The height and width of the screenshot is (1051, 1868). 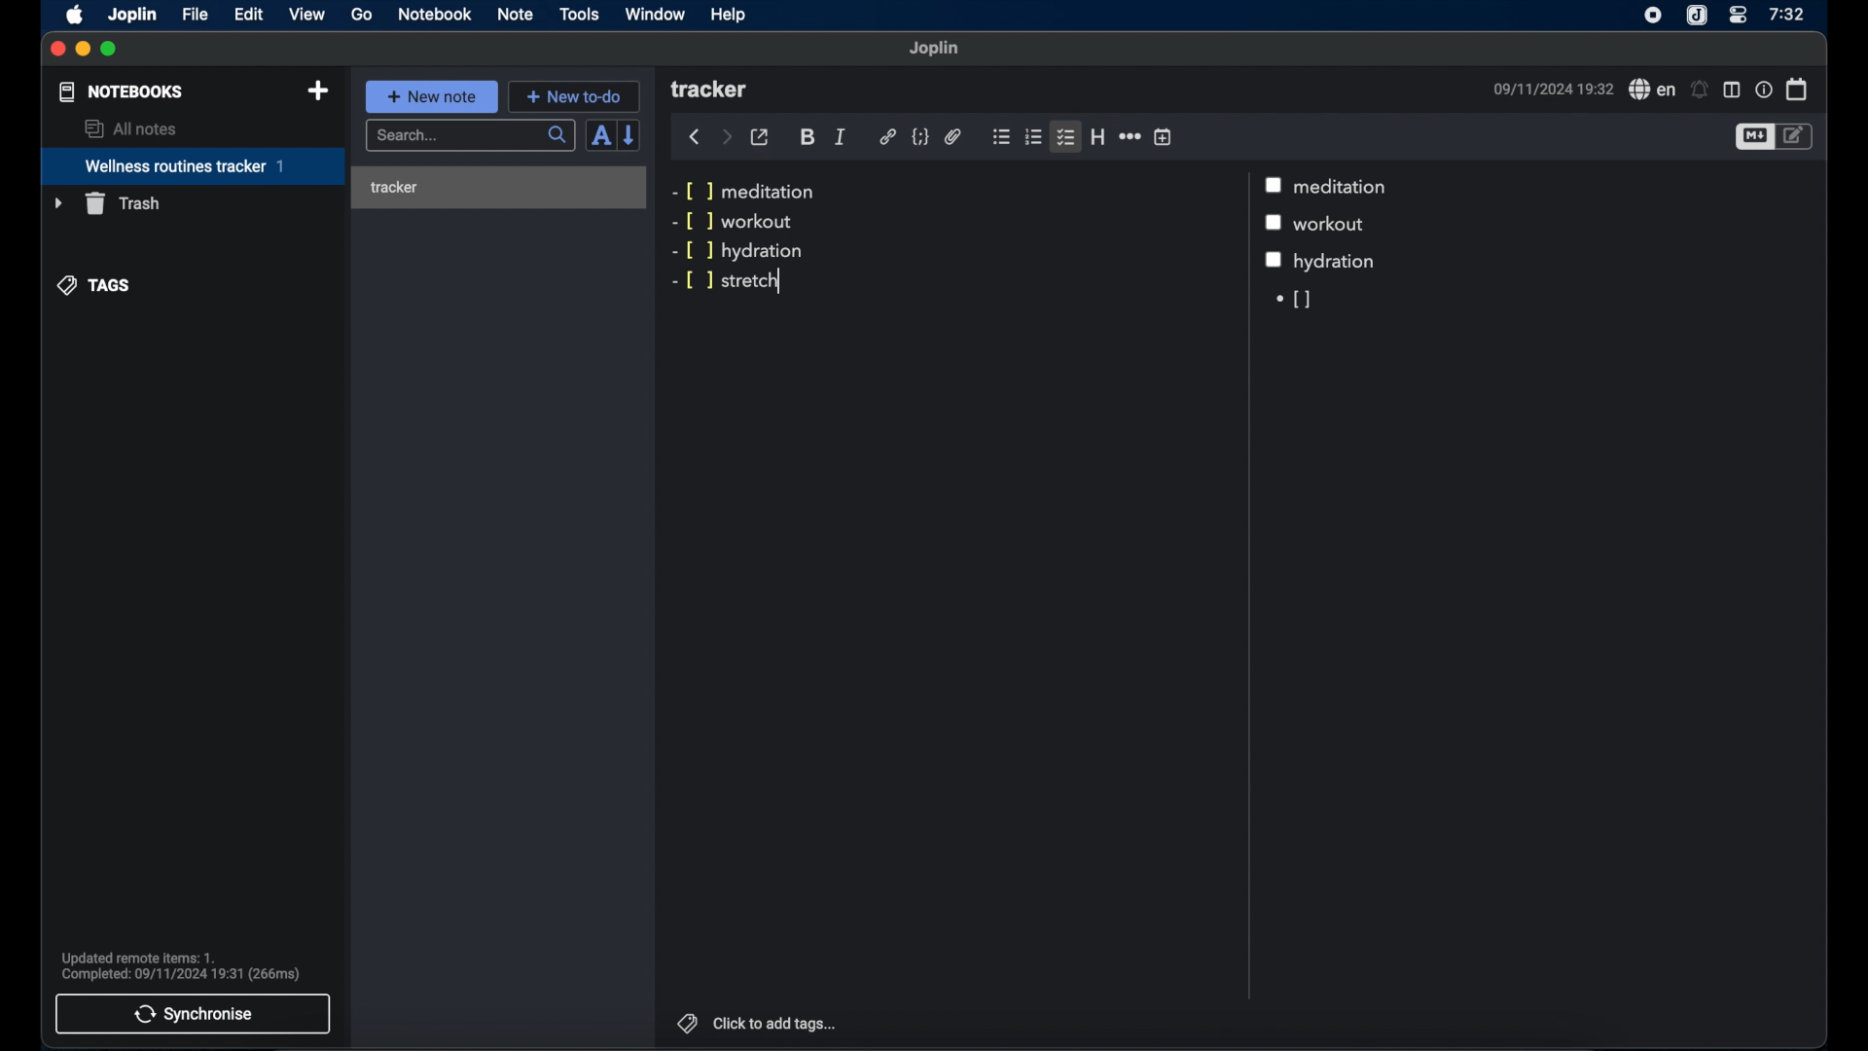 I want to click on set alarms, so click(x=1700, y=90).